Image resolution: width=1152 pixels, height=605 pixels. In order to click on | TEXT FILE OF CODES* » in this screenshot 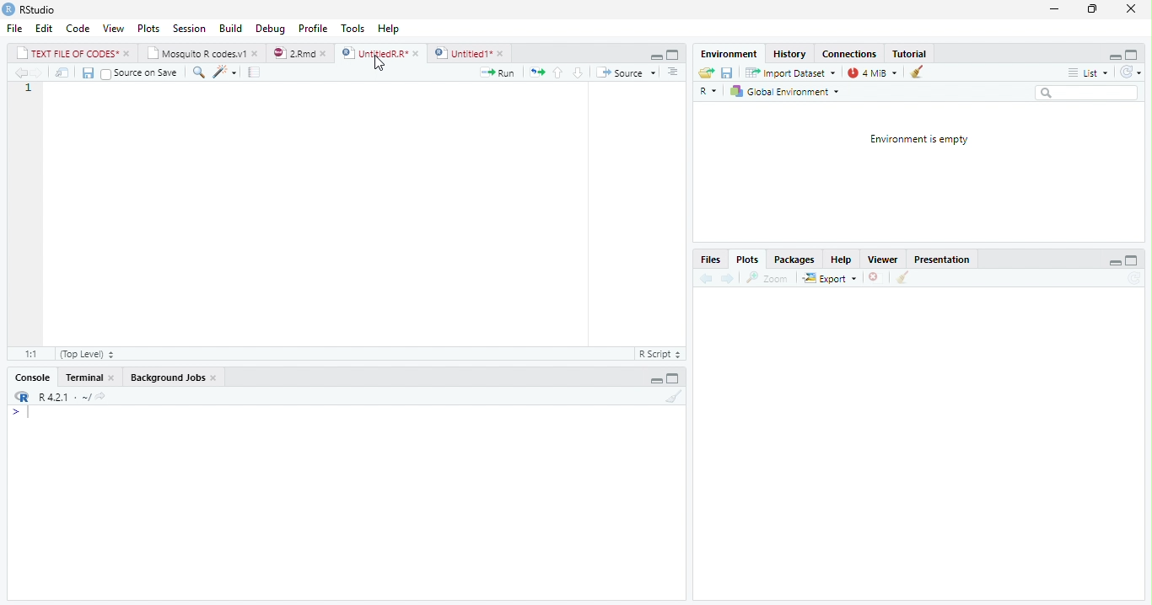, I will do `click(74, 53)`.